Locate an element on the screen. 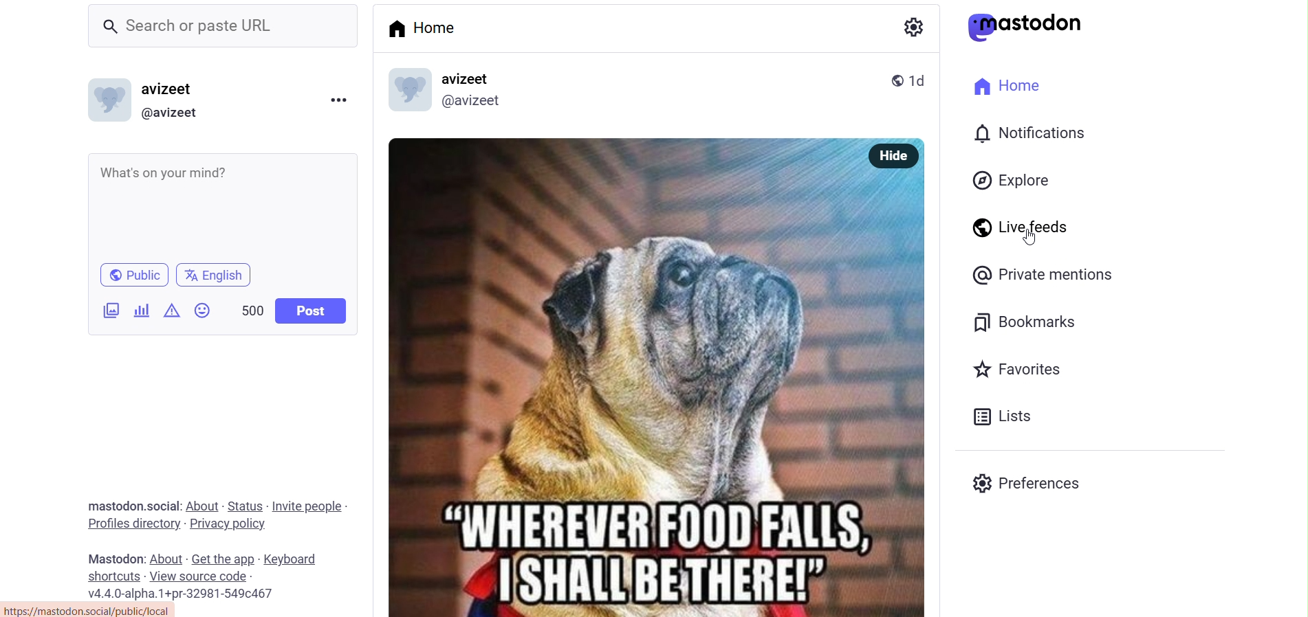 Image resolution: width=1308 pixels, height=617 pixels. privacy policy is located at coordinates (227, 523).